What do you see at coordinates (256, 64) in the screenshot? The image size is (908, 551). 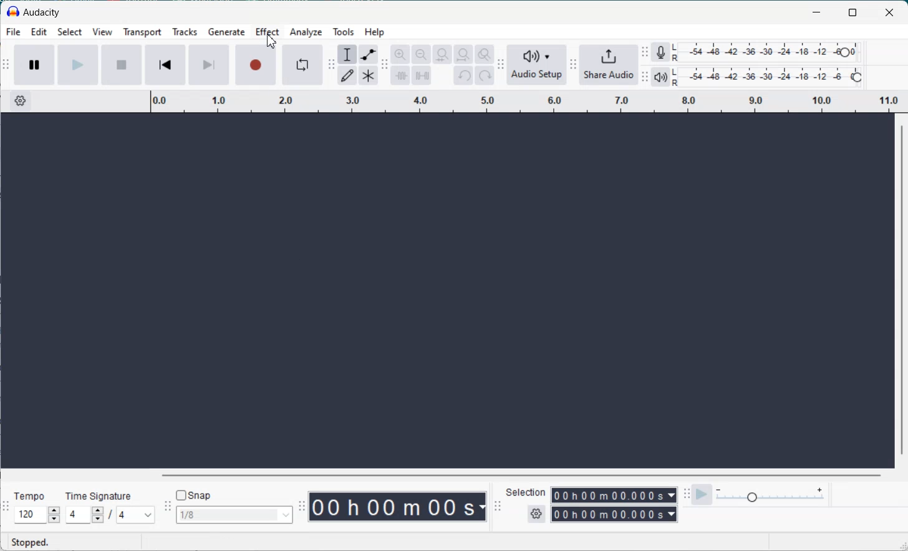 I see `Record` at bounding box center [256, 64].